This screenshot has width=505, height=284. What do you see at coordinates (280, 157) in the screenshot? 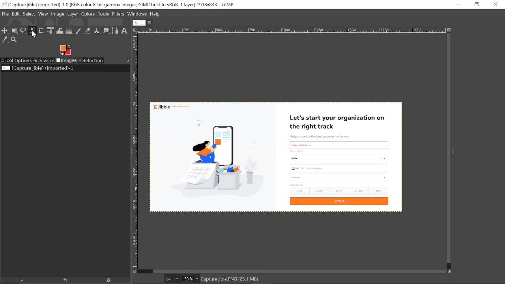
I see `Current image` at bounding box center [280, 157].